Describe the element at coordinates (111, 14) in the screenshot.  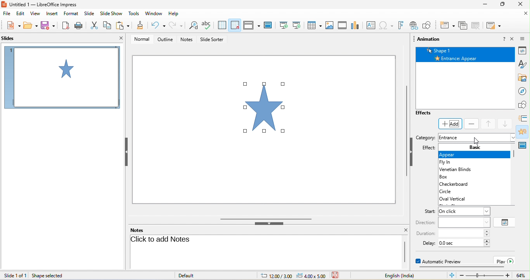
I see `slideshow` at that location.